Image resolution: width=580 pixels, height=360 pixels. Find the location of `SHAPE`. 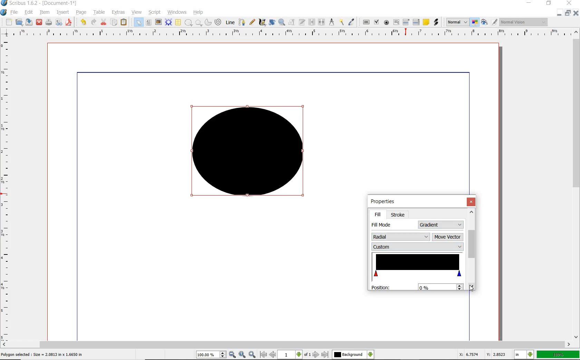

SHAPE is located at coordinates (188, 23).